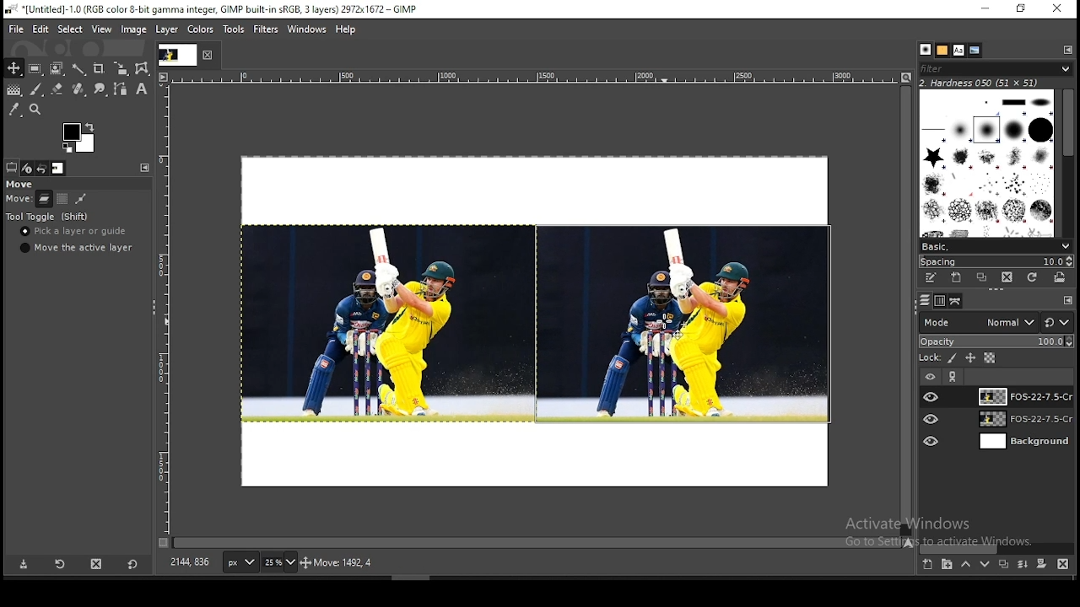 The width and height of the screenshot is (1080, 607). What do you see at coordinates (140, 90) in the screenshot?
I see `text tool` at bounding box center [140, 90].